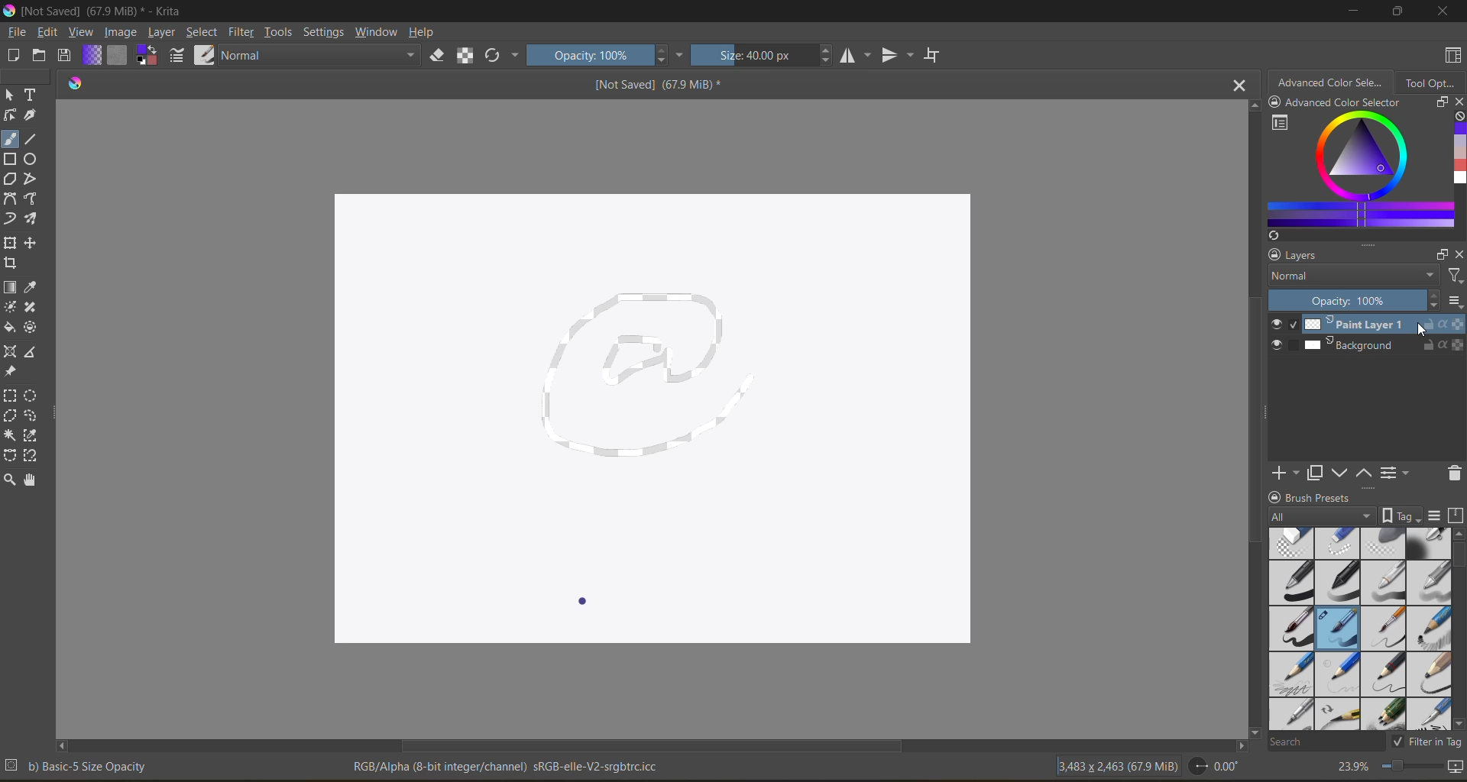 This screenshot has width=1467, height=782. I want to click on wrap around mode, so click(934, 57).